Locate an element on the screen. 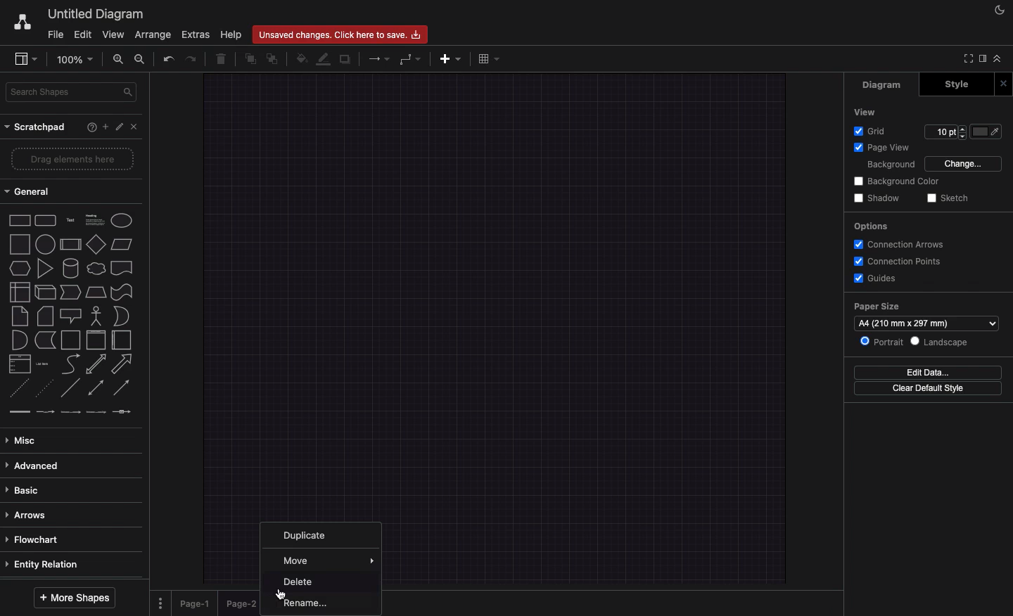 The width and height of the screenshot is (1013, 616). Arrows is located at coordinates (380, 60).